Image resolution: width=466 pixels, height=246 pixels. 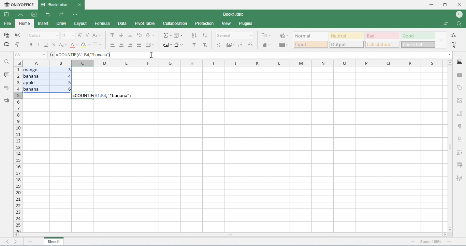 I want to click on account, so click(x=459, y=15).